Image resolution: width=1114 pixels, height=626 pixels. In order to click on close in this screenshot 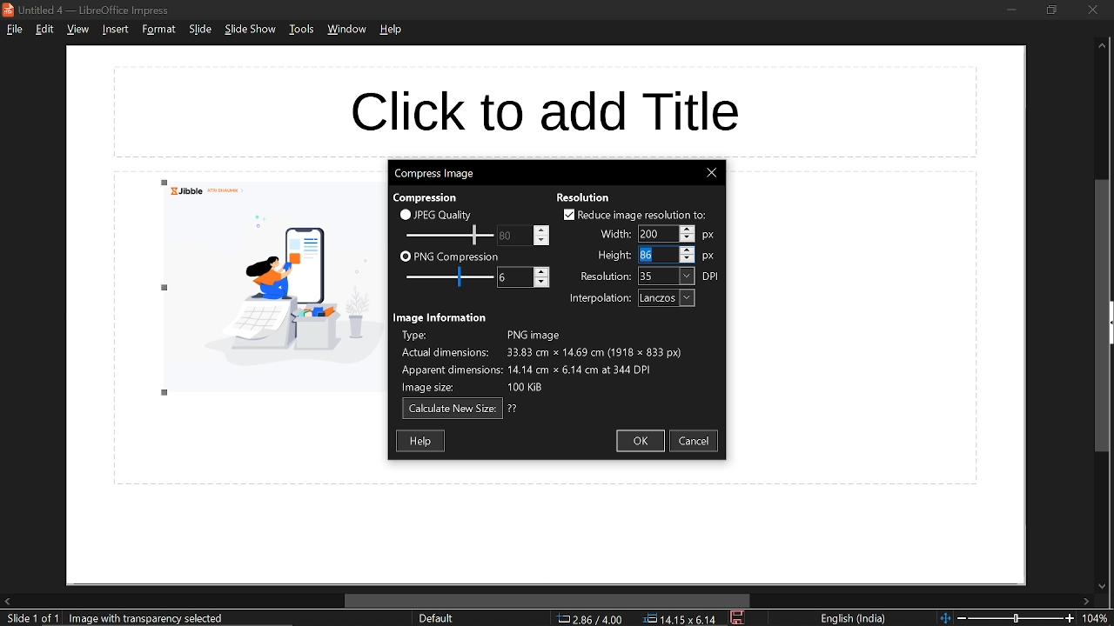, I will do `click(1092, 10)`.